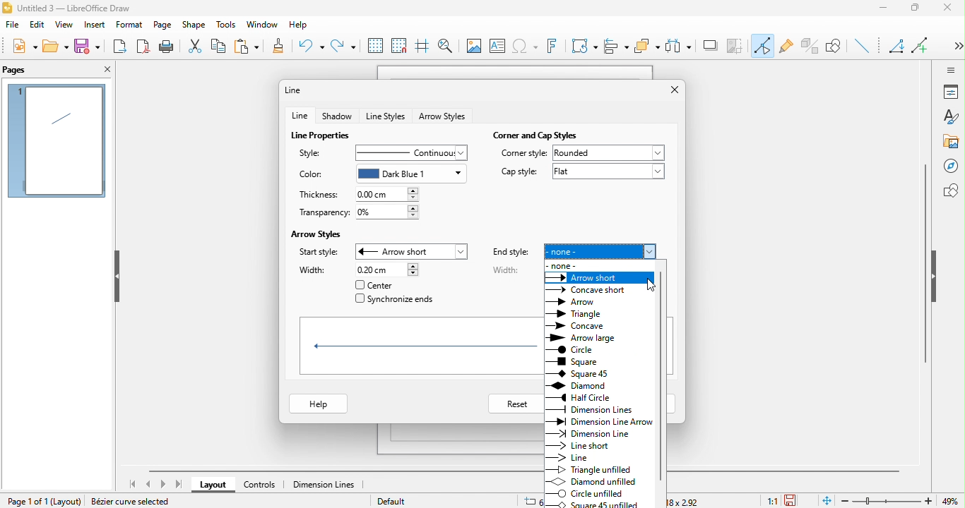 This screenshot has height=508, width=965. I want to click on vertical scroll bar, so click(925, 262).